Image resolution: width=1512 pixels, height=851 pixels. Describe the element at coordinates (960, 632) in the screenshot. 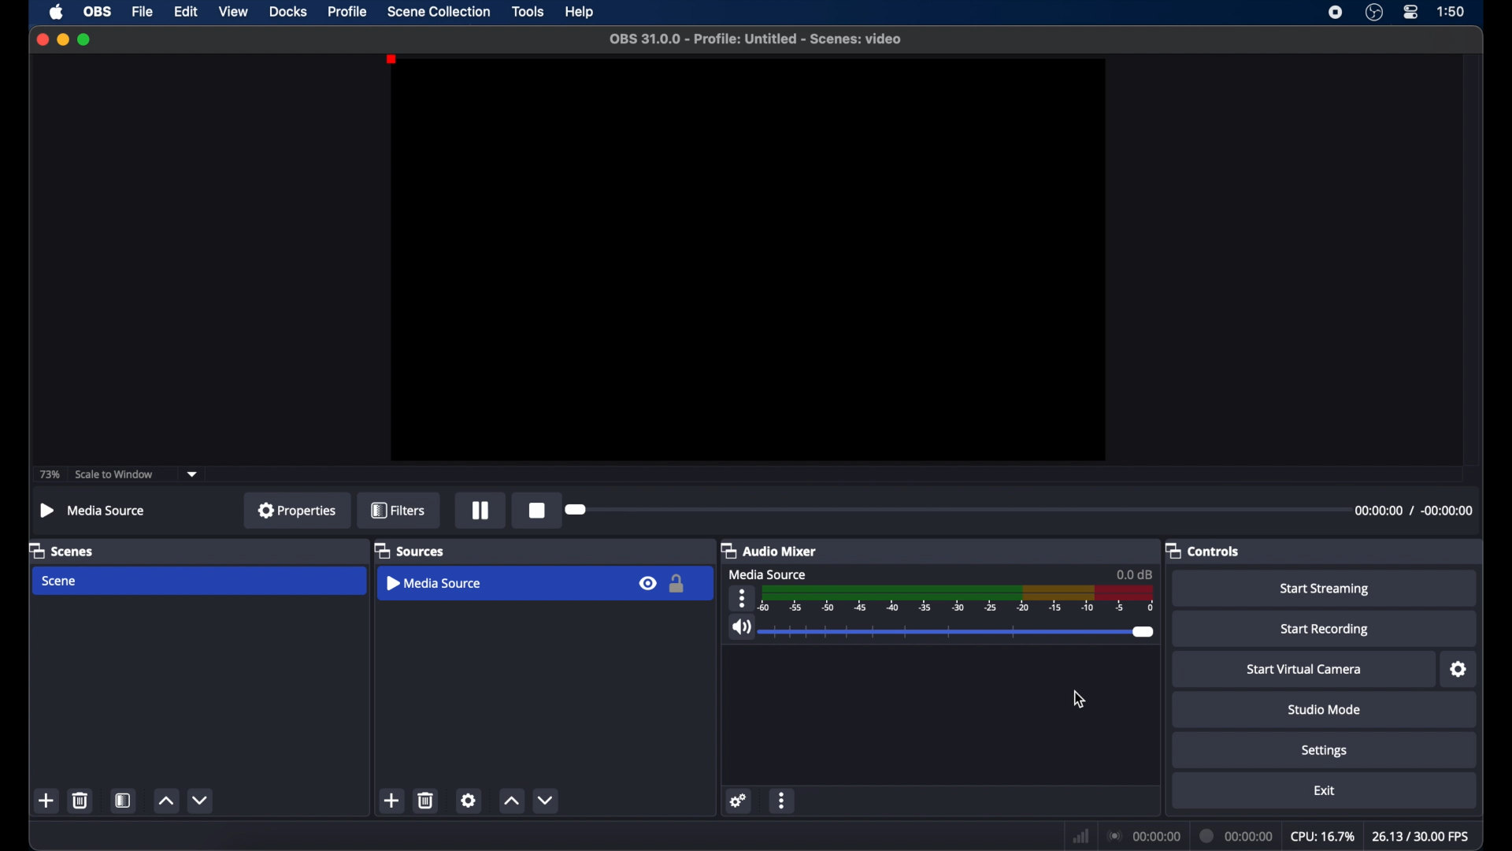

I see `slider` at that location.